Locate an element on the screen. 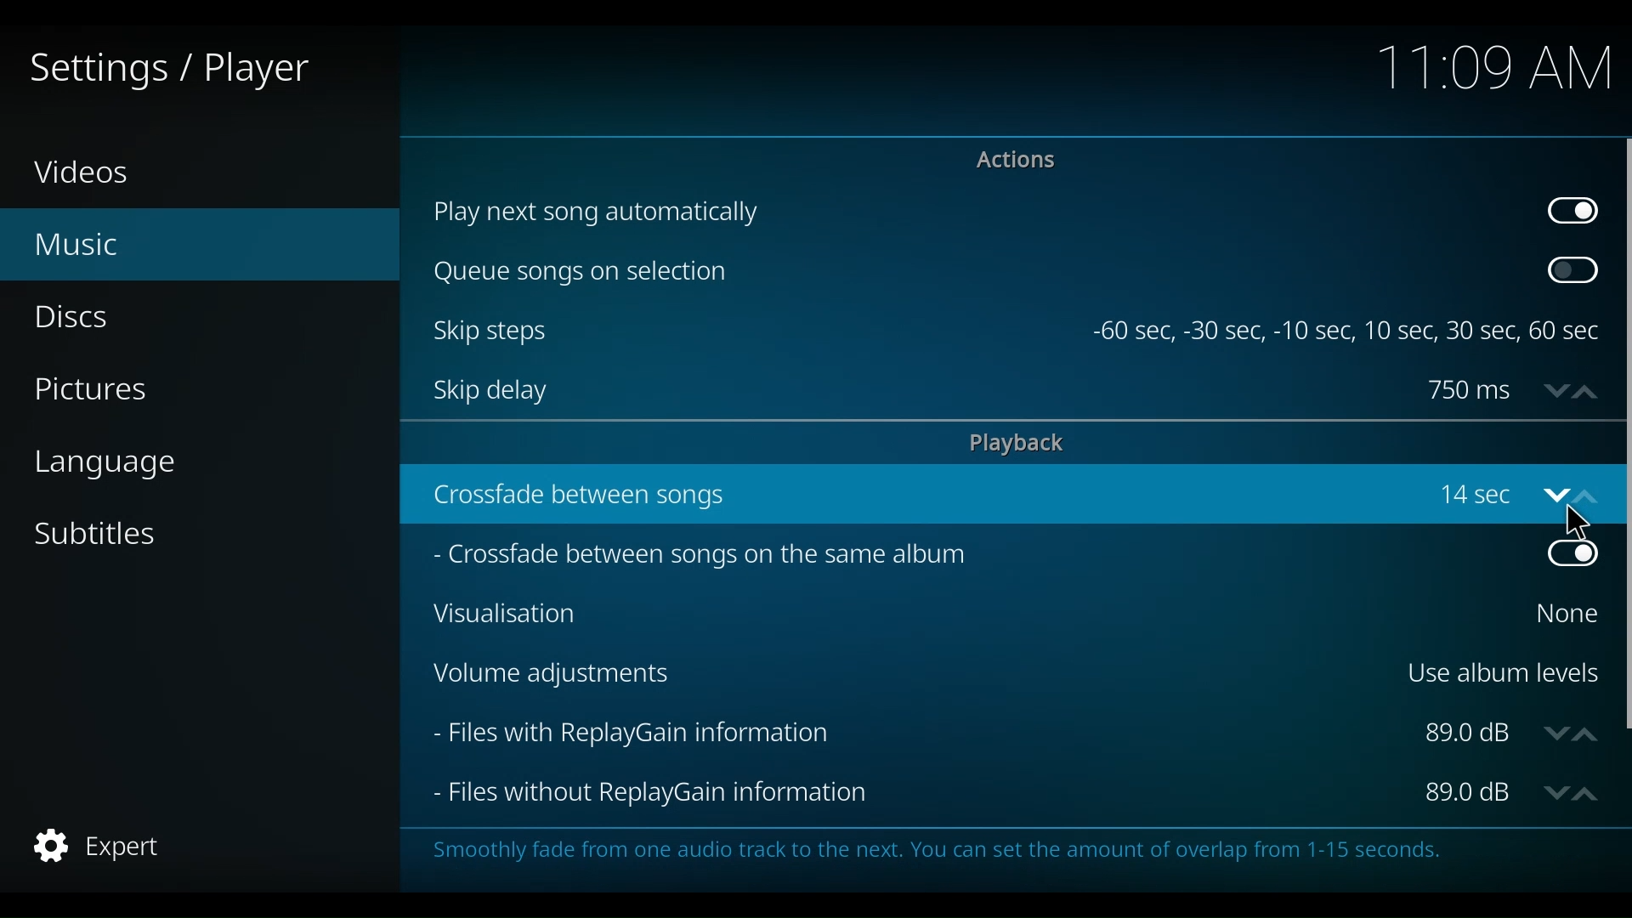 The width and height of the screenshot is (1632, 918). Skip delay is located at coordinates (915, 390).